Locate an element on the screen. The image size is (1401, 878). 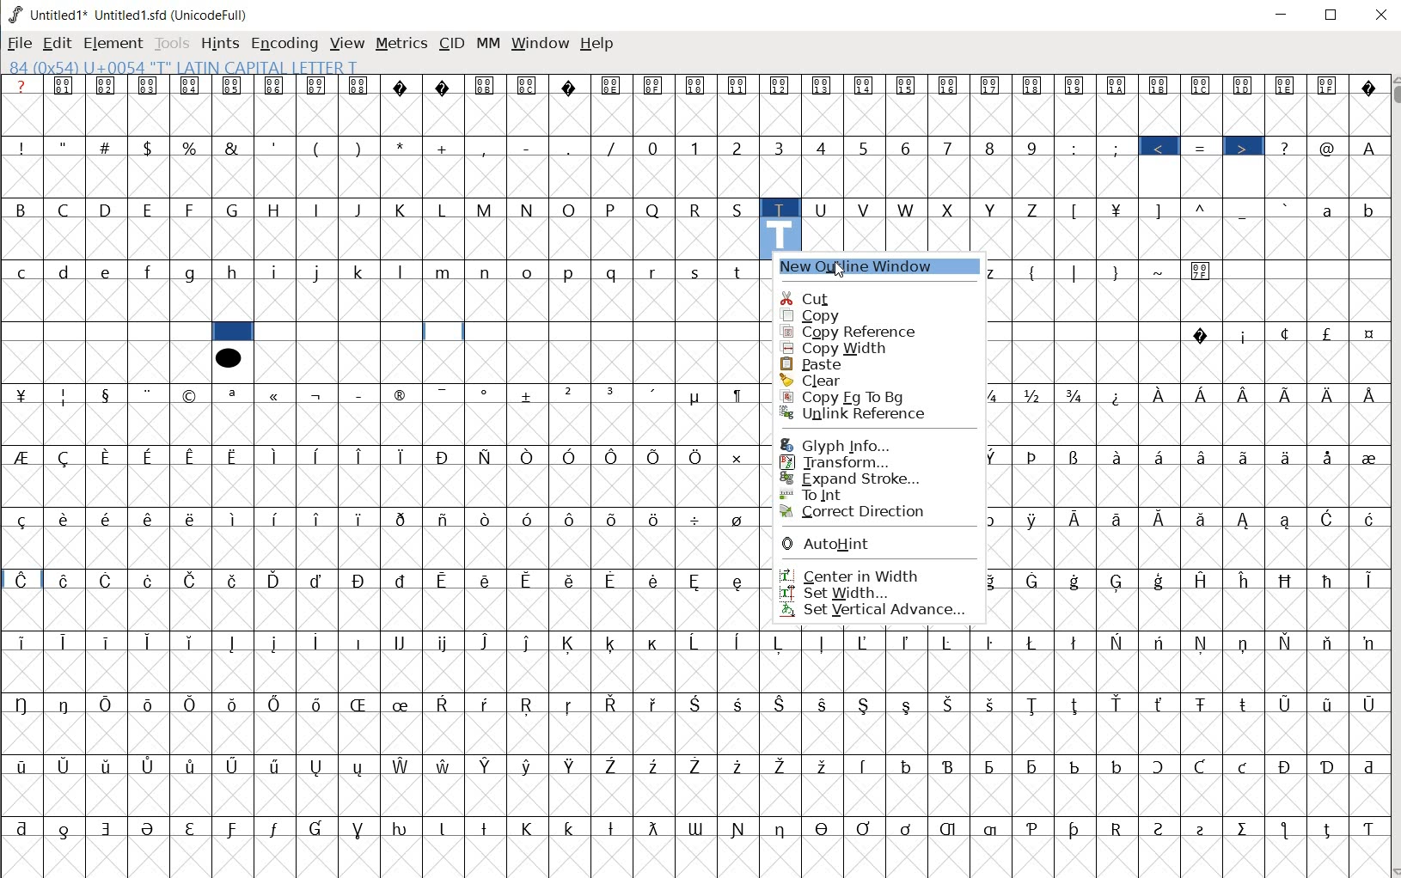
Symbol is located at coordinates (1077, 705).